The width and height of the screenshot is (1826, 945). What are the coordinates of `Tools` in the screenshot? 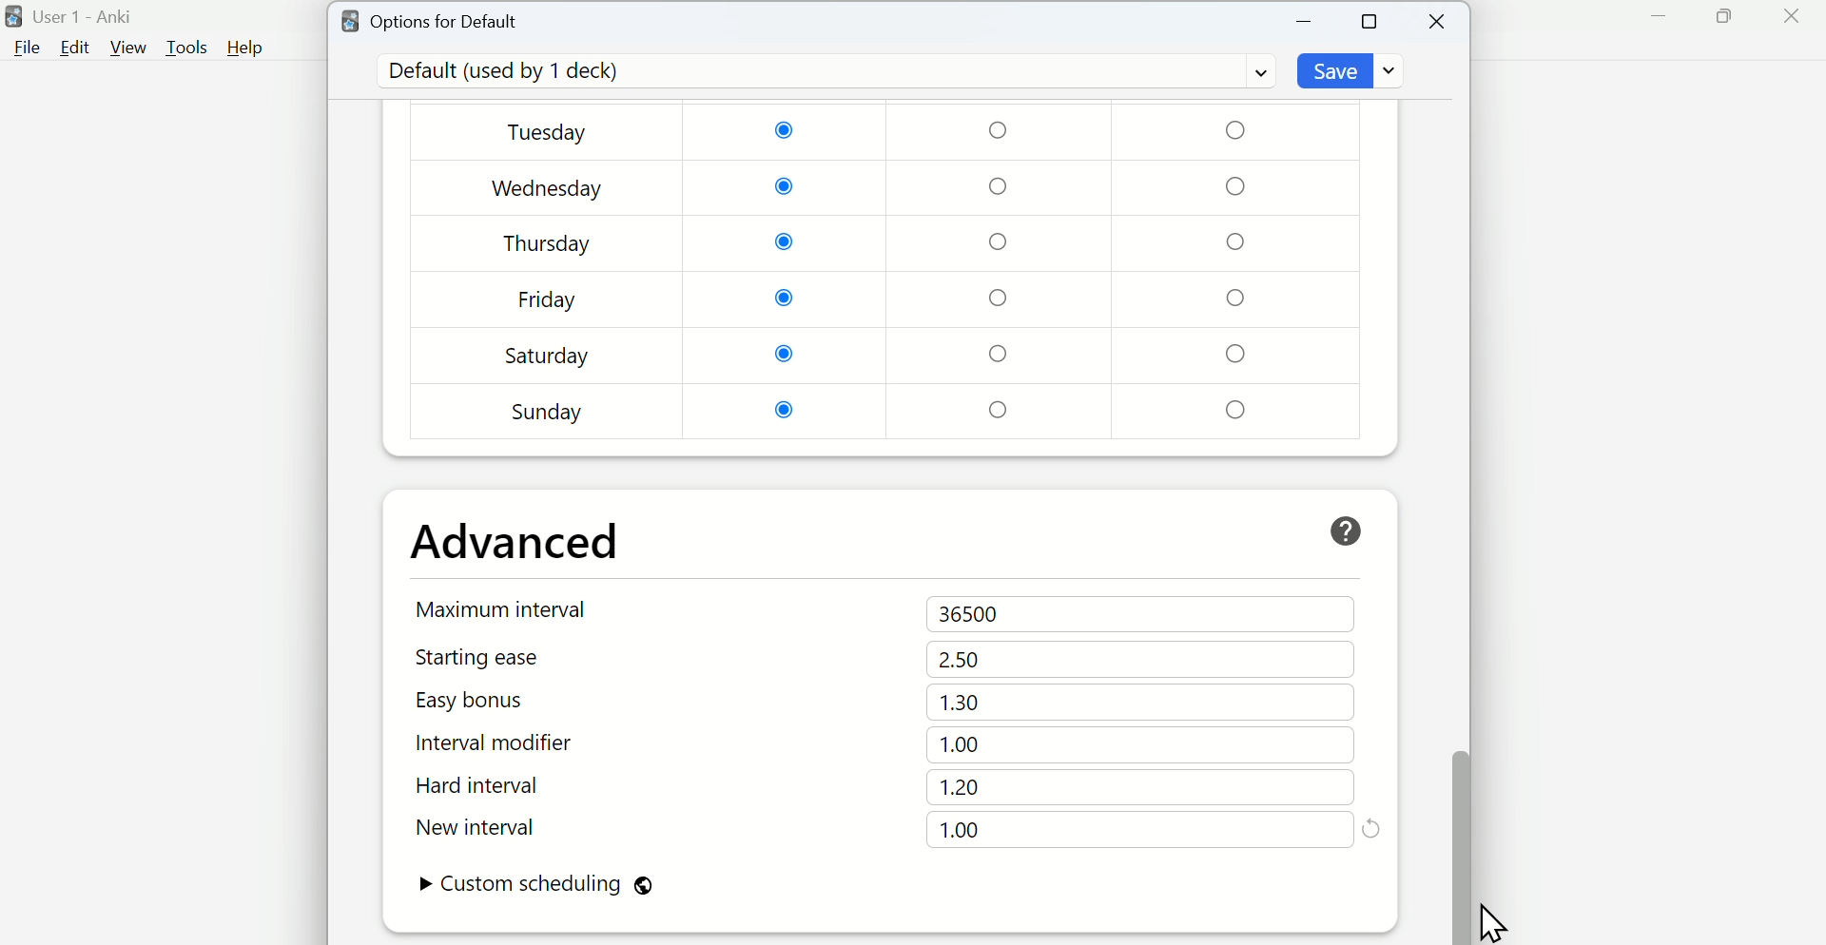 It's located at (189, 48).